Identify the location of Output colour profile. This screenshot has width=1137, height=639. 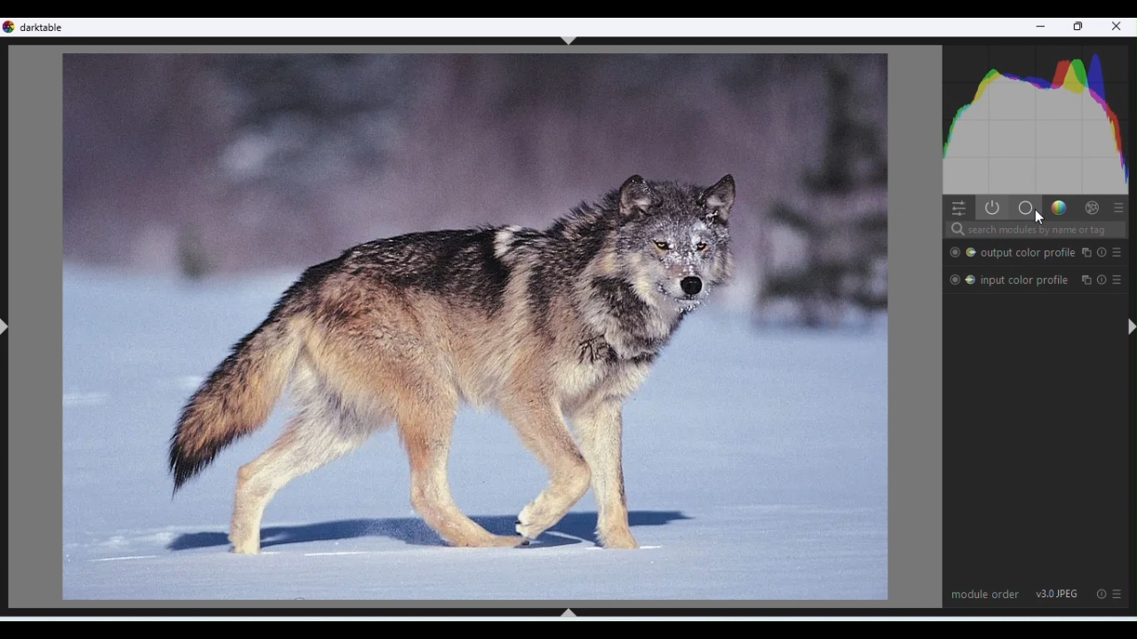
(1046, 252).